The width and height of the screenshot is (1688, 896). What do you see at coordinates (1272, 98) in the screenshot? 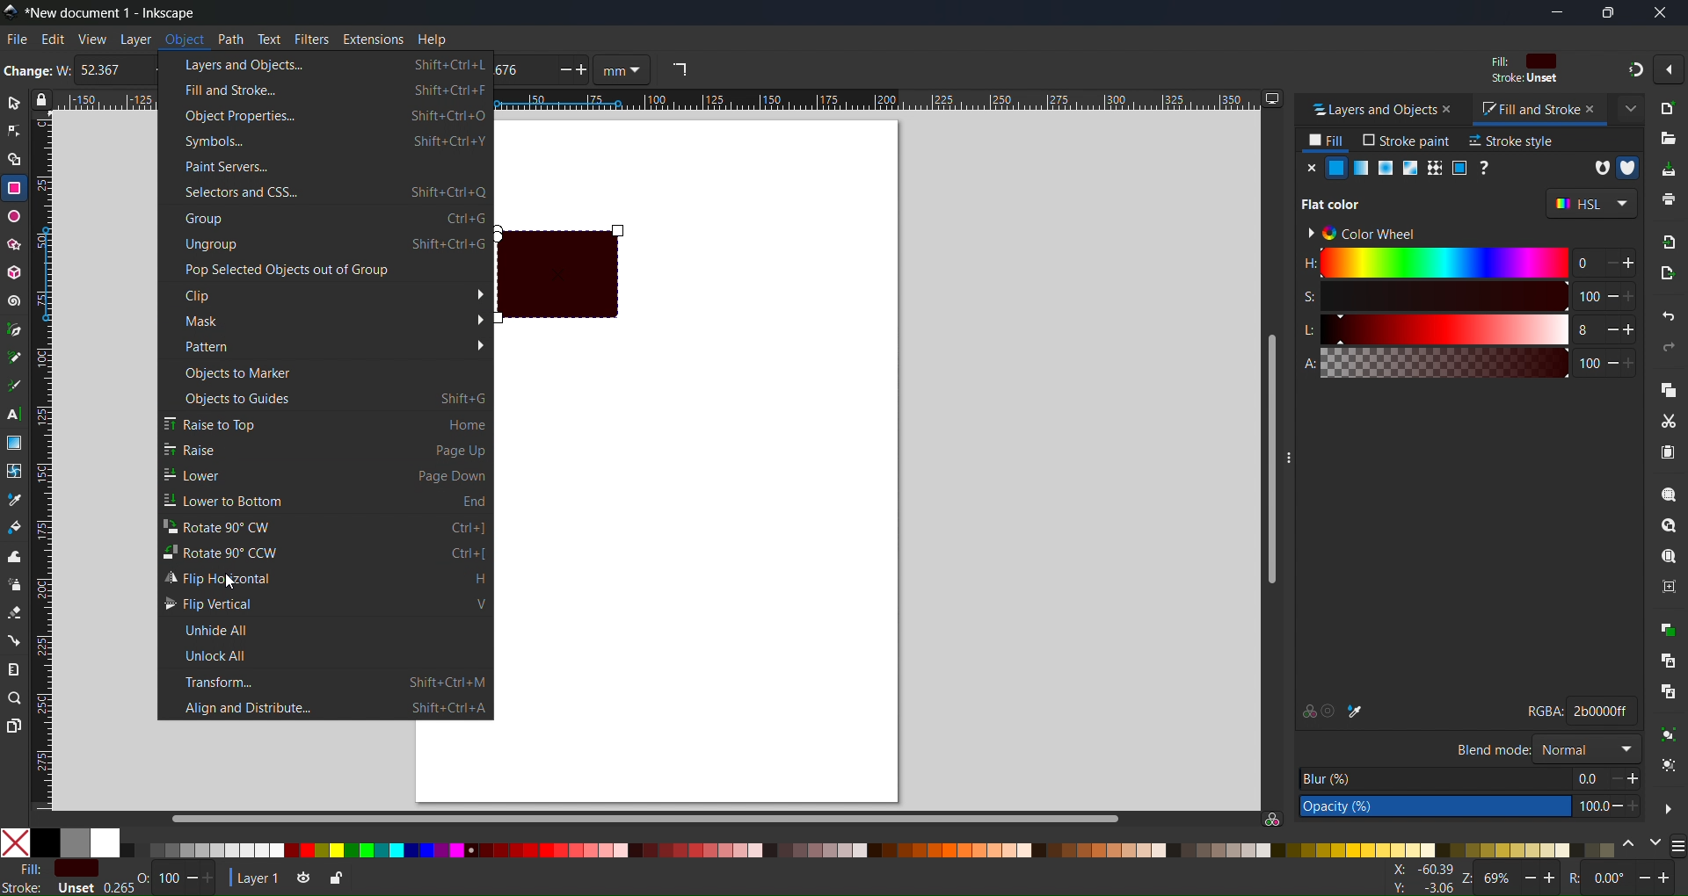
I see `Display option` at bounding box center [1272, 98].